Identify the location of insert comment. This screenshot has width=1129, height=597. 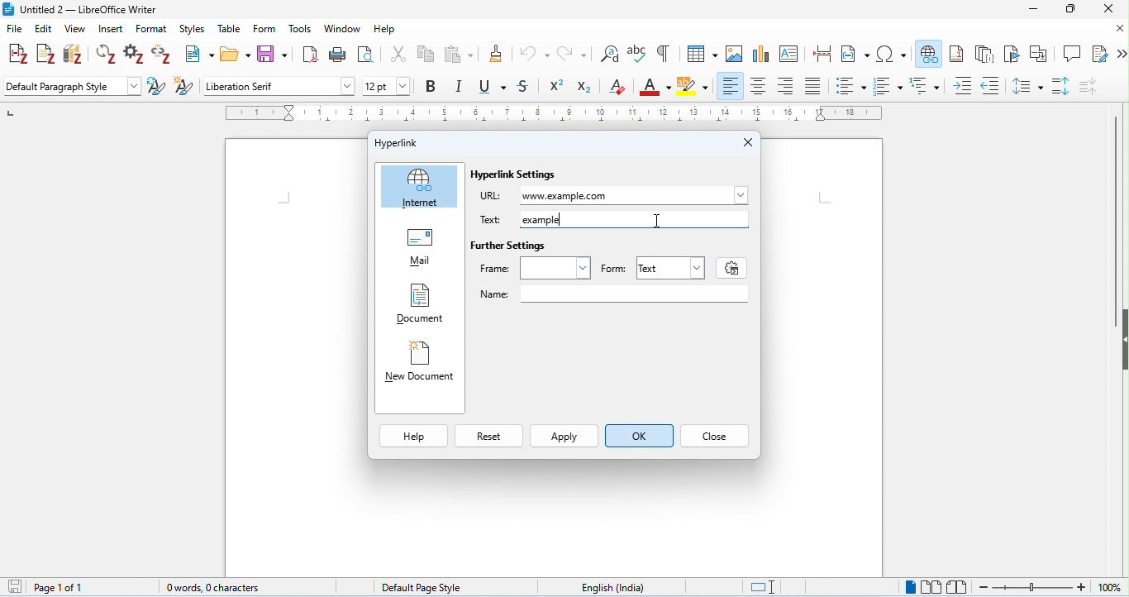
(1073, 54).